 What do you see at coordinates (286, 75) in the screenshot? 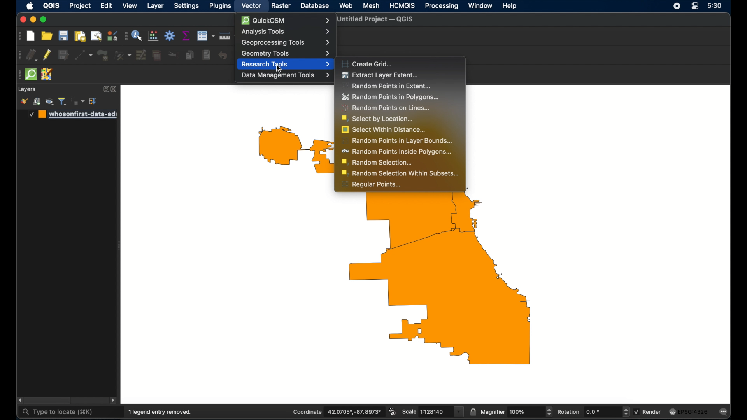
I see `data  management tools menu` at bounding box center [286, 75].